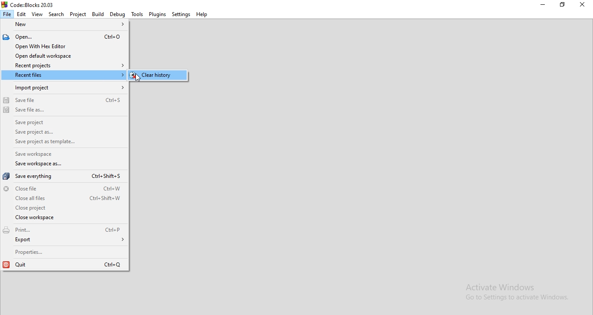 This screenshot has height=315, width=593. I want to click on Debug , so click(117, 15).